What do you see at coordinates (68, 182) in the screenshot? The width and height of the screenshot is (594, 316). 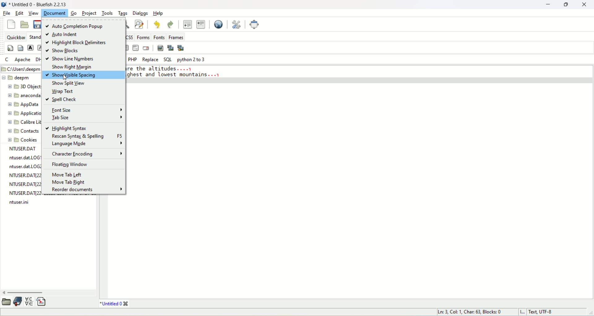 I see `move tab right` at bounding box center [68, 182].